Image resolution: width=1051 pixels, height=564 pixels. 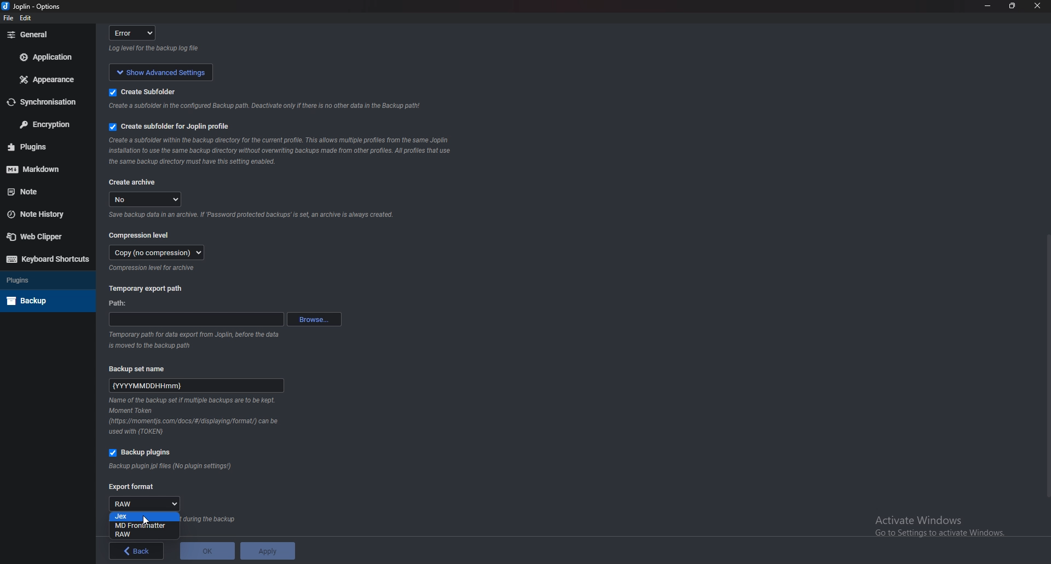 I want to click on Browse, so click(x=314, y=318).